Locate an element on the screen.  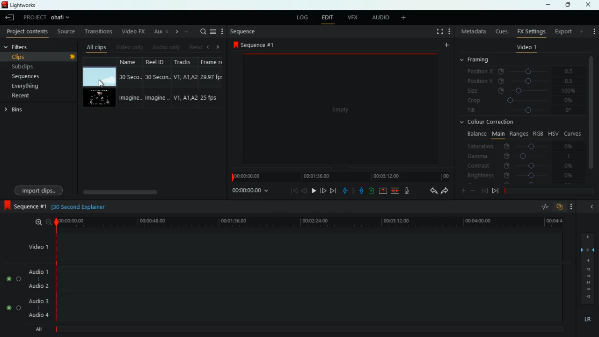
colour correction is located at coordinates (489, 123).